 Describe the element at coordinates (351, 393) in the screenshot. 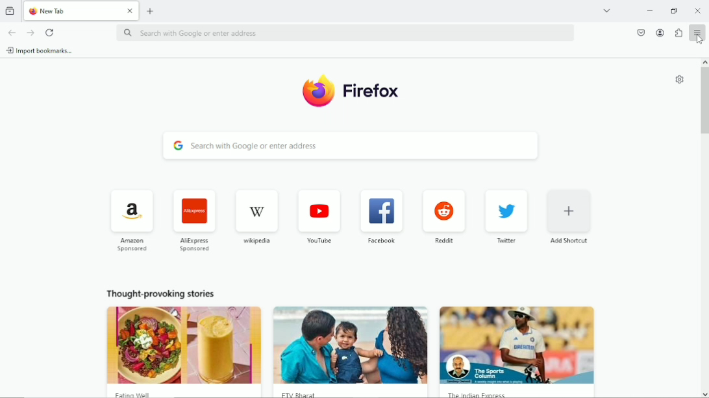

I see `FTV Bharat` at that location.